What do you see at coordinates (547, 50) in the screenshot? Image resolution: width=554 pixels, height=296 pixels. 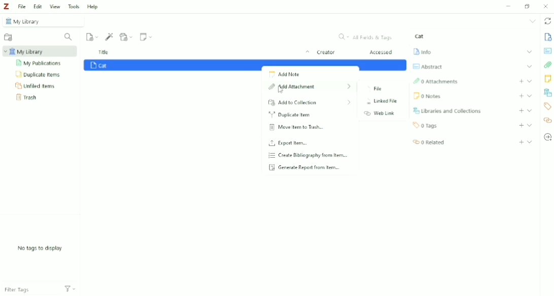 I see `Abstract` at bounding box center [547, 50].